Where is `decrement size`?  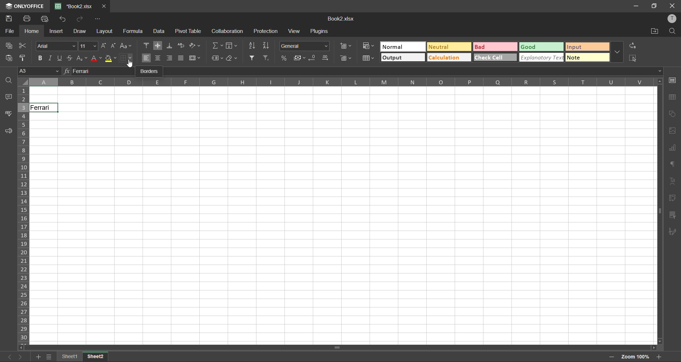
decrement size is located at coordinates (114, 45).